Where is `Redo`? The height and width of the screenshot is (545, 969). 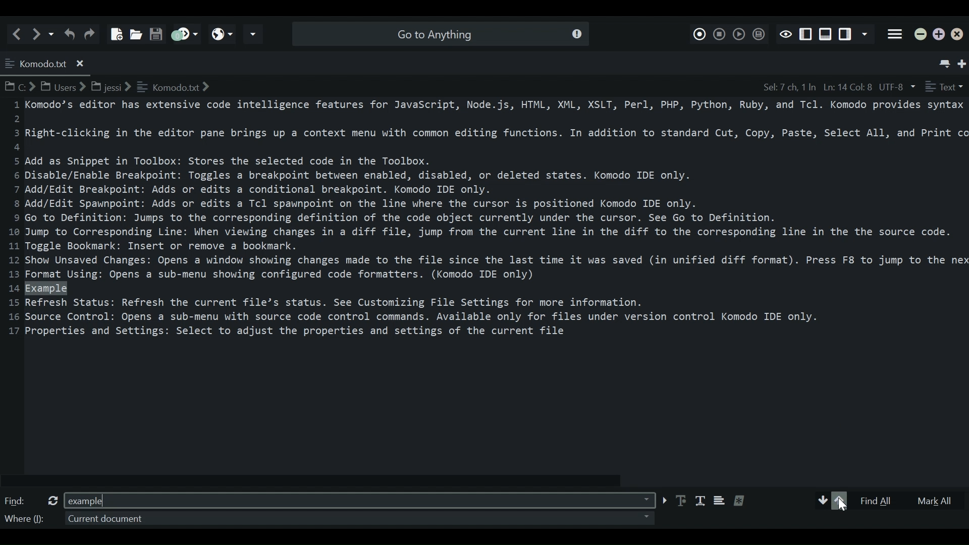 Redo is located at coordinates (91, 33).